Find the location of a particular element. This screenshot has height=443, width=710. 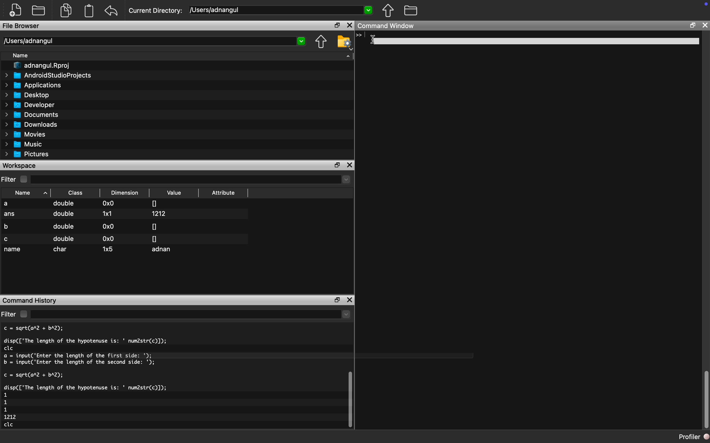

double is located at coordinates (63, 226).